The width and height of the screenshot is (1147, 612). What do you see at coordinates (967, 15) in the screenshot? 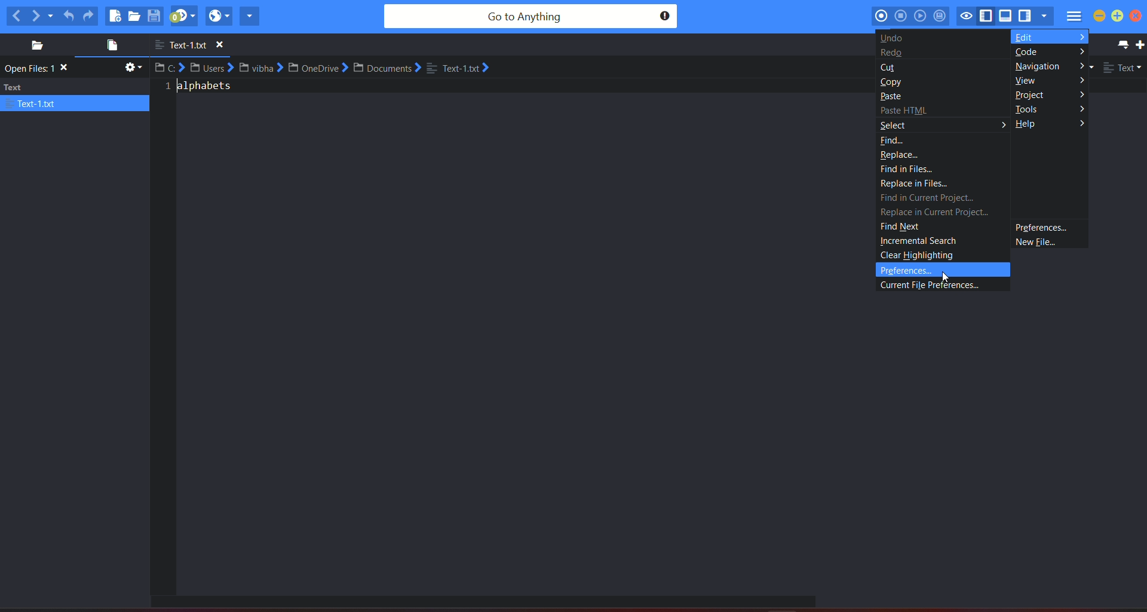
I see `toggle focus mode` at bounding box center [967, 15].